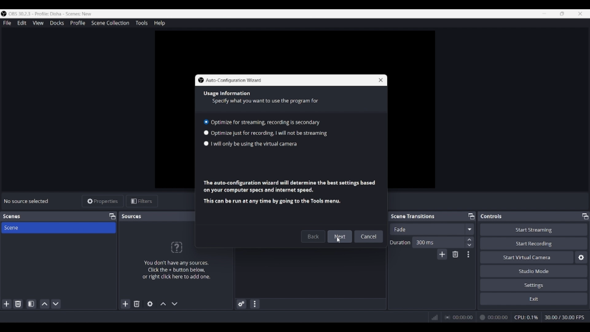  What do you see at coordinates (176, 260) in the screenshot?
I see `Panel logo and text` at bounding box center [176, 260].